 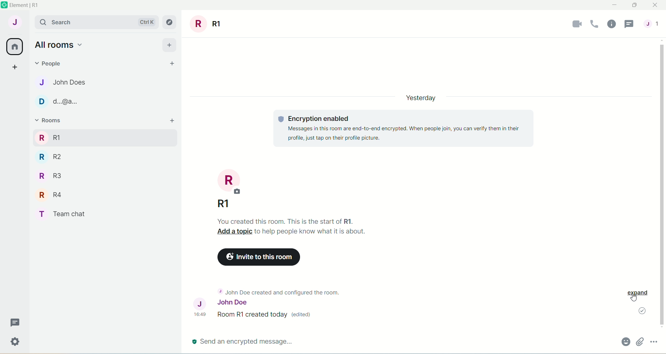 I want to click on people, so click(x=653, y=24).